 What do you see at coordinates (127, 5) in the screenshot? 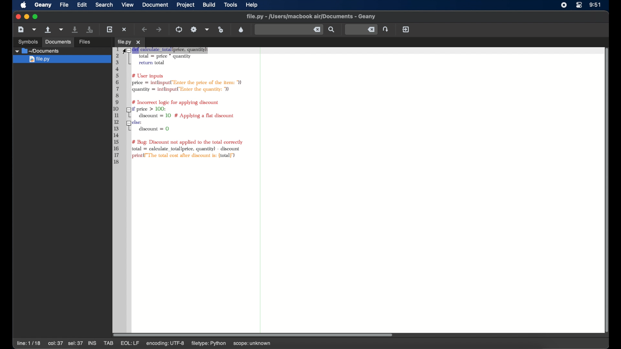
I see `view` at bounding box center [127, 5].